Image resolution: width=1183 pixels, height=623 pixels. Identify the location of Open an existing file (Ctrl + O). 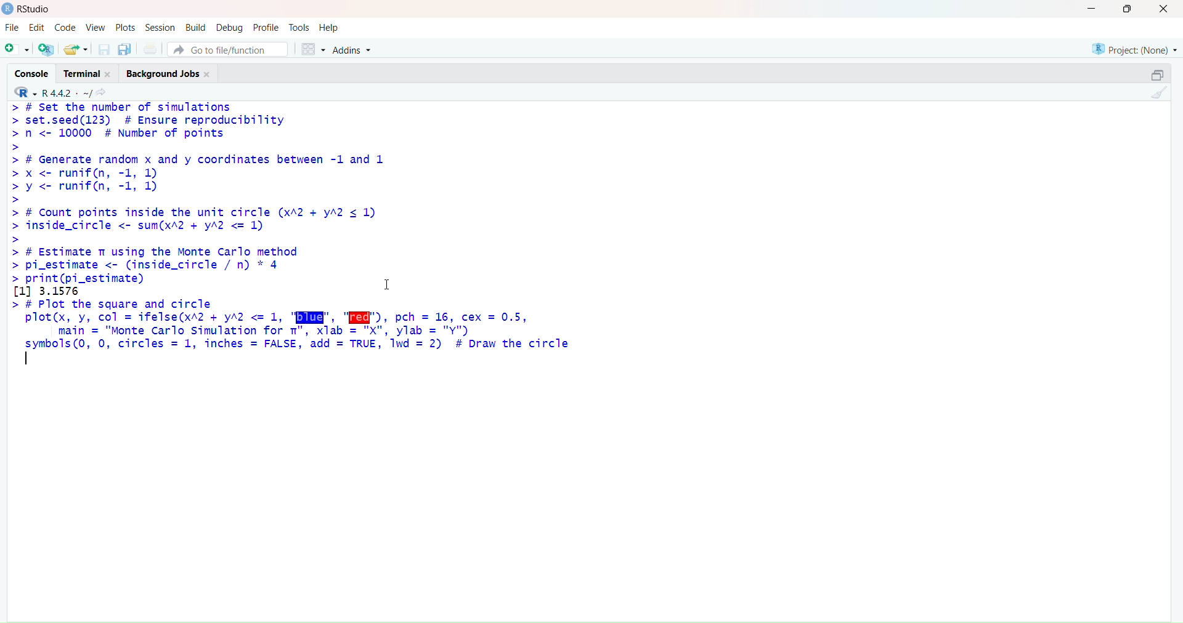
(76, 47).